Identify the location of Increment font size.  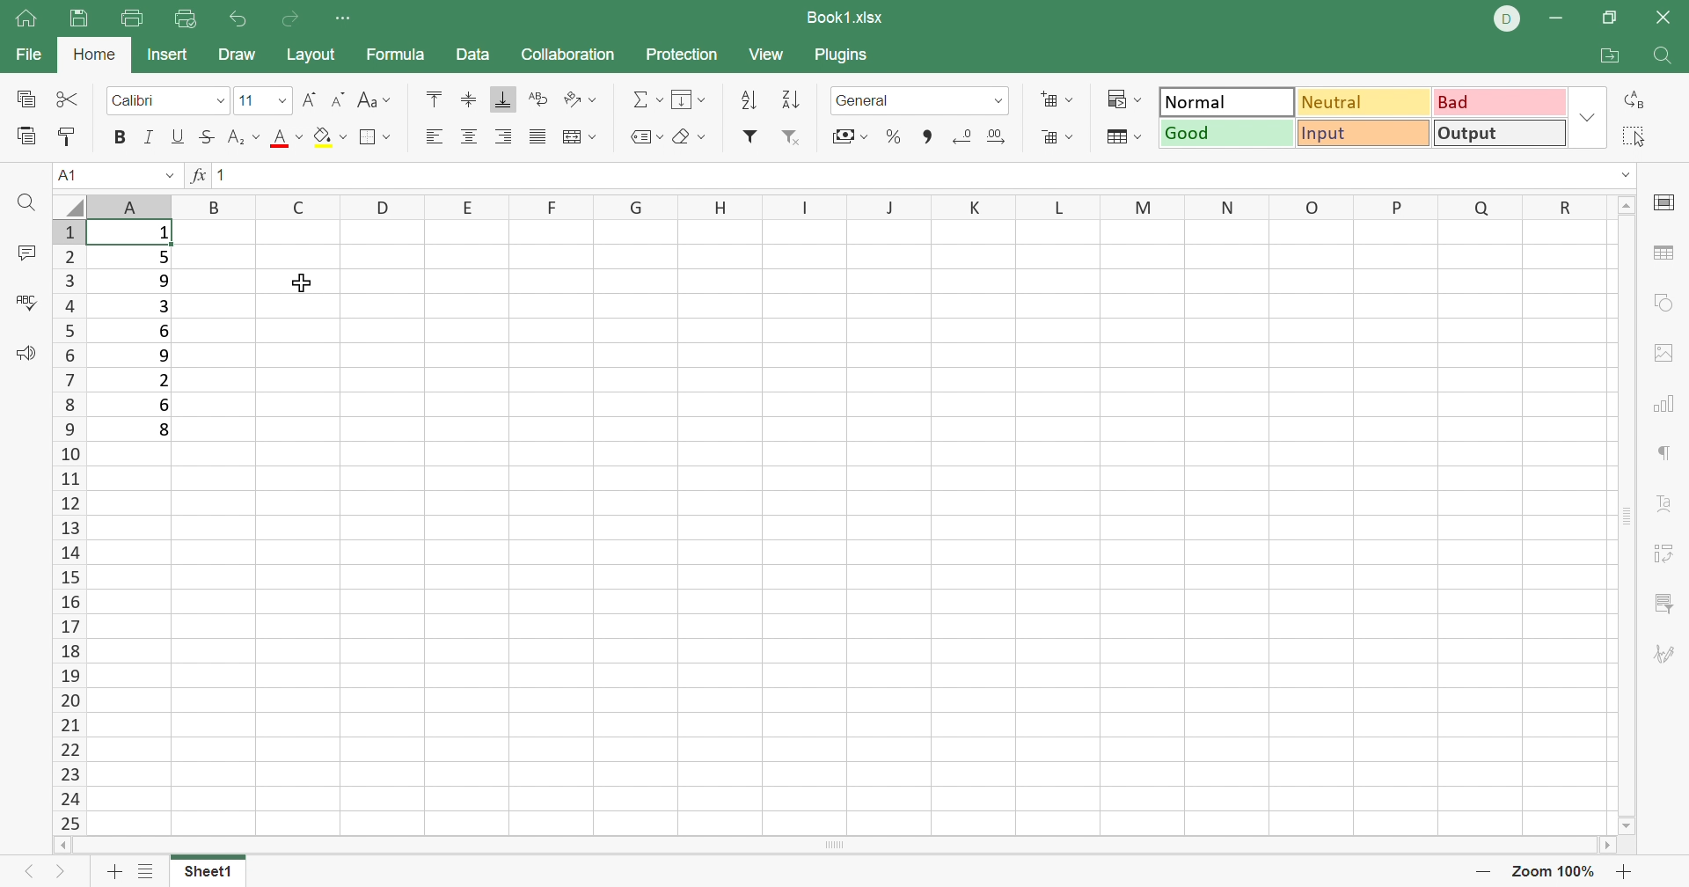
(310, 99).